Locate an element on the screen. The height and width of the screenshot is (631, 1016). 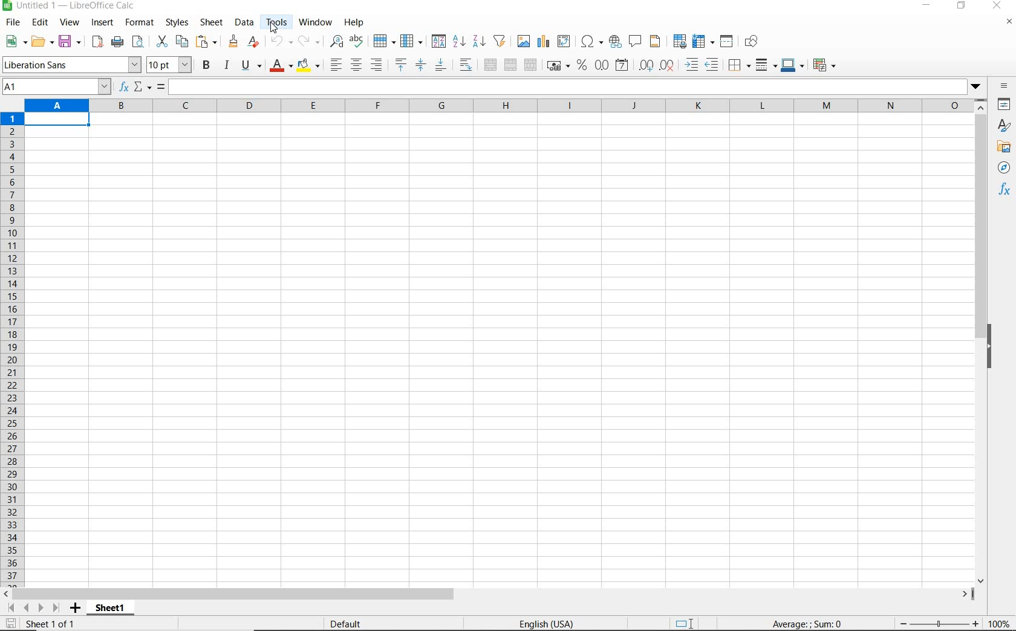
sheet is located at coordinates (212, 22).